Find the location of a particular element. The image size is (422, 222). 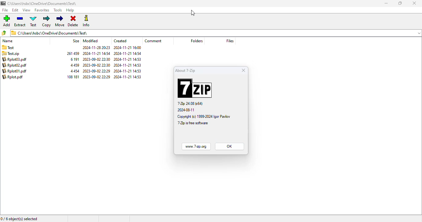

favorites is located at coordinates (42, 10).